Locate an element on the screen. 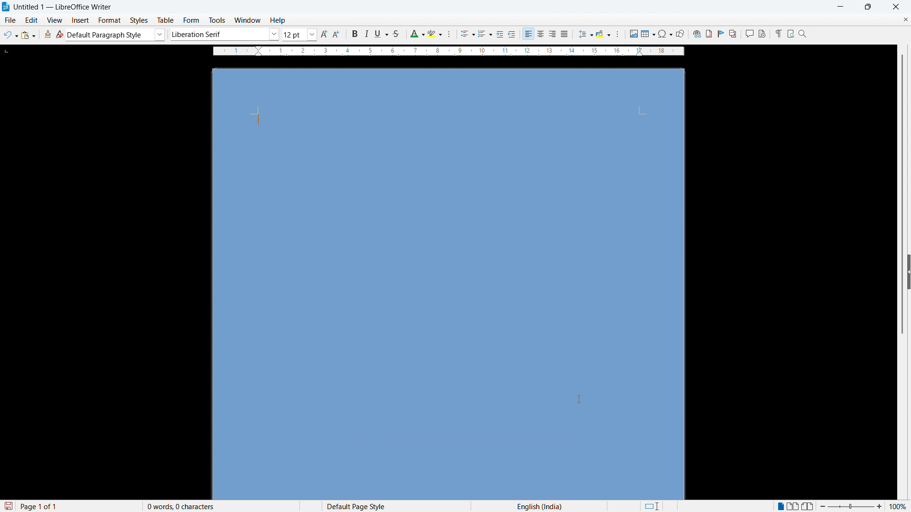  Zoom slider  is located at coordinates (851, 506).